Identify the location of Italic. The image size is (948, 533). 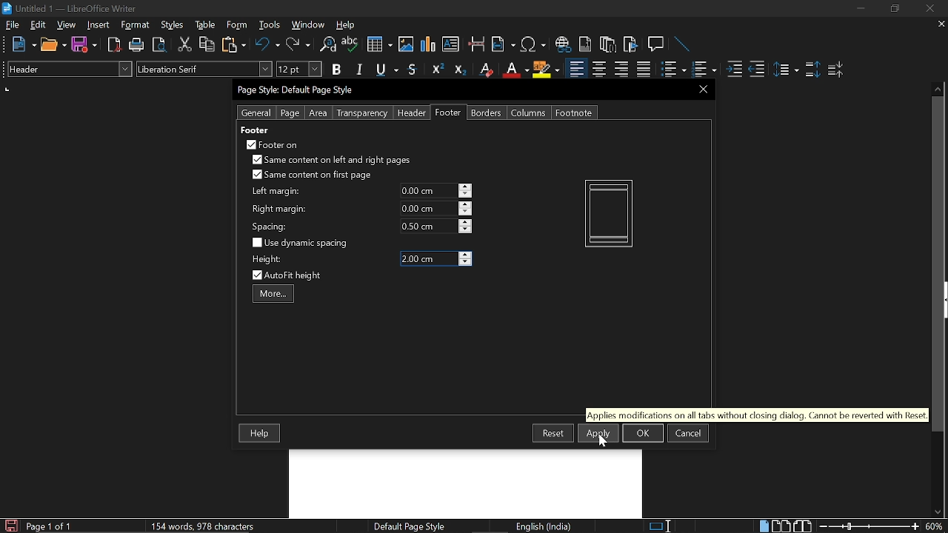
(360, 70).